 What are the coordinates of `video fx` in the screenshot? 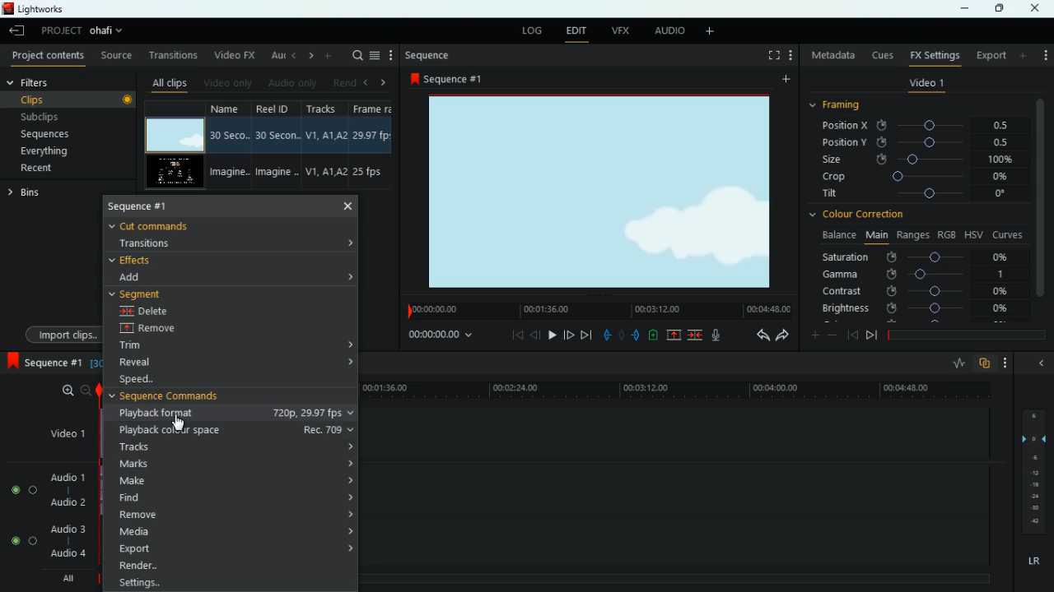 It's located at (236, 56).